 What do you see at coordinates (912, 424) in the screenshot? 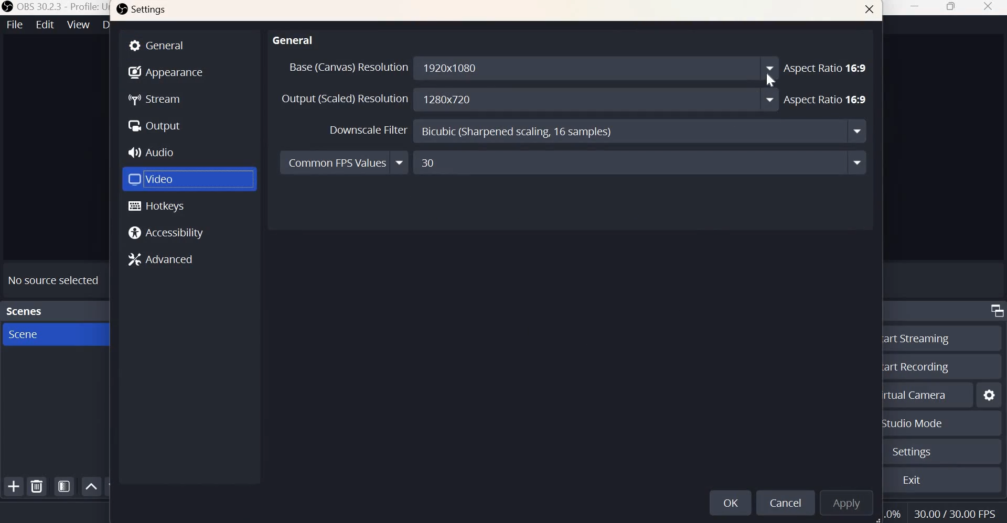
I see `Studio mode` at bounding box center [912, 424].